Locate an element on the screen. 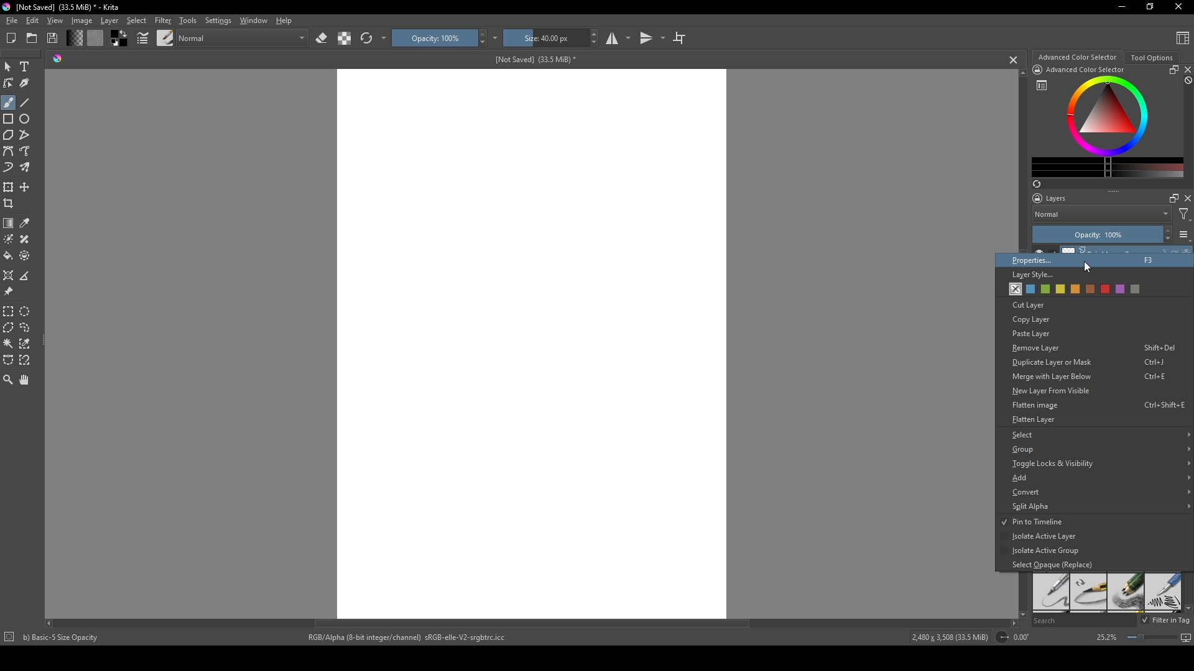 This screenshot has width=1194, height=671. Opacity is located at coordinates (433, 38).